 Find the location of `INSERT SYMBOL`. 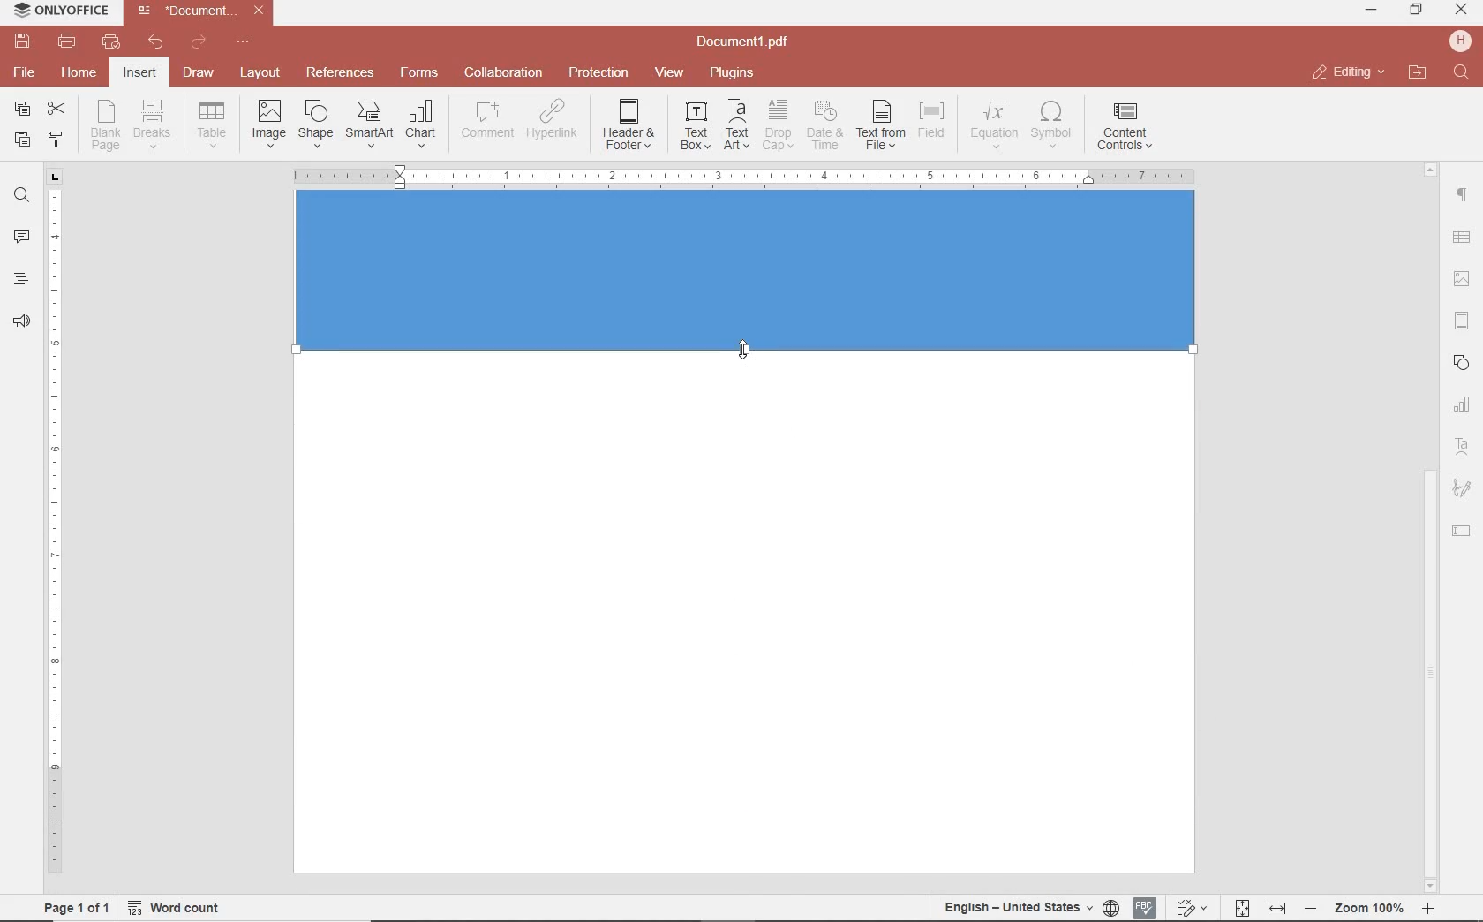

INSERT SYMBOL is located at coordinates (1051, 124).